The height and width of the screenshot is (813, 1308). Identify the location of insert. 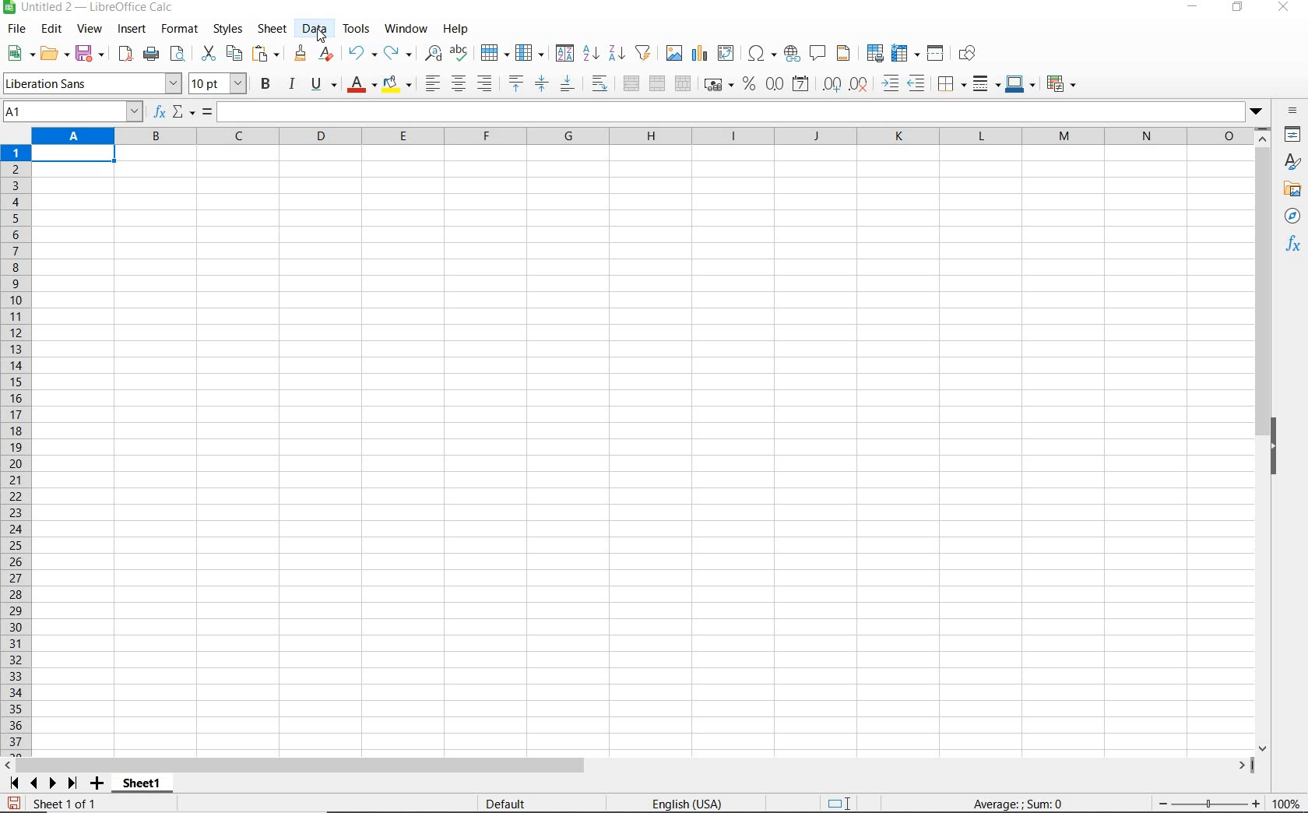
(131, 30).